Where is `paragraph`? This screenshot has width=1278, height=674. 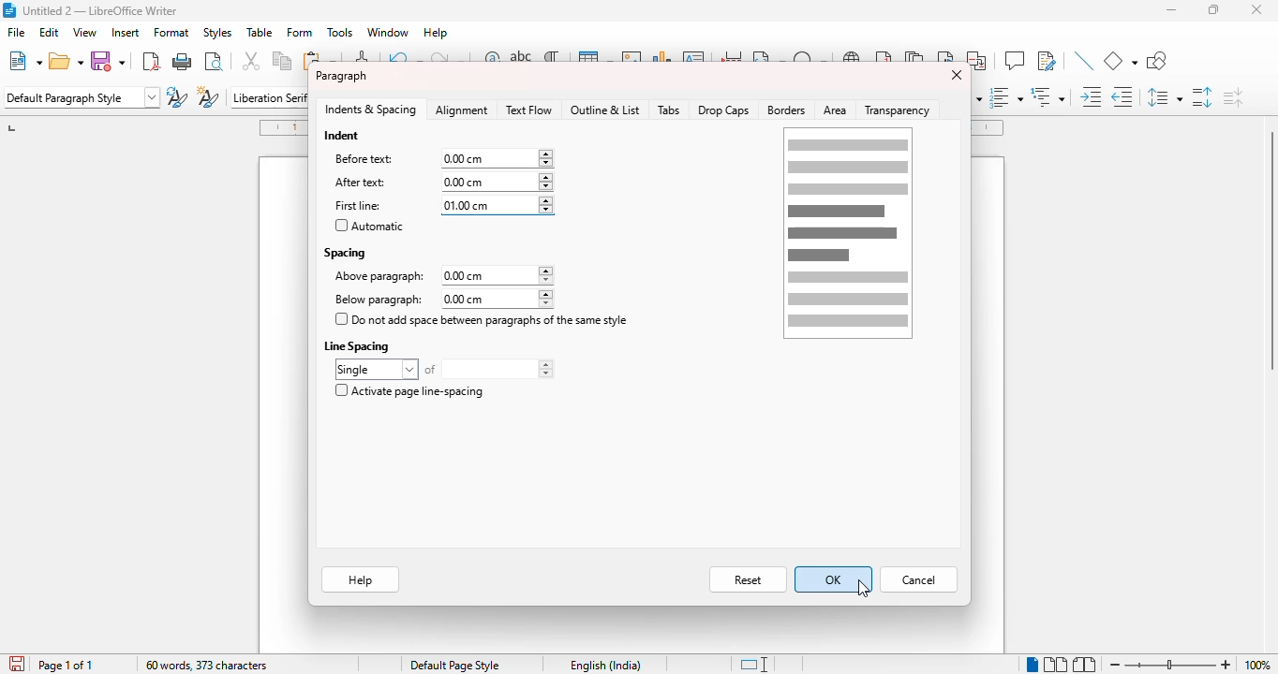
paragraph is located at coordinates (341, 76).